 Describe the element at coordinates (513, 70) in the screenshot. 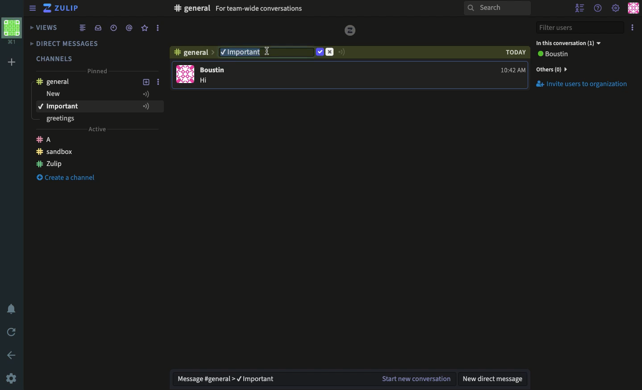

I see `time` at that location.